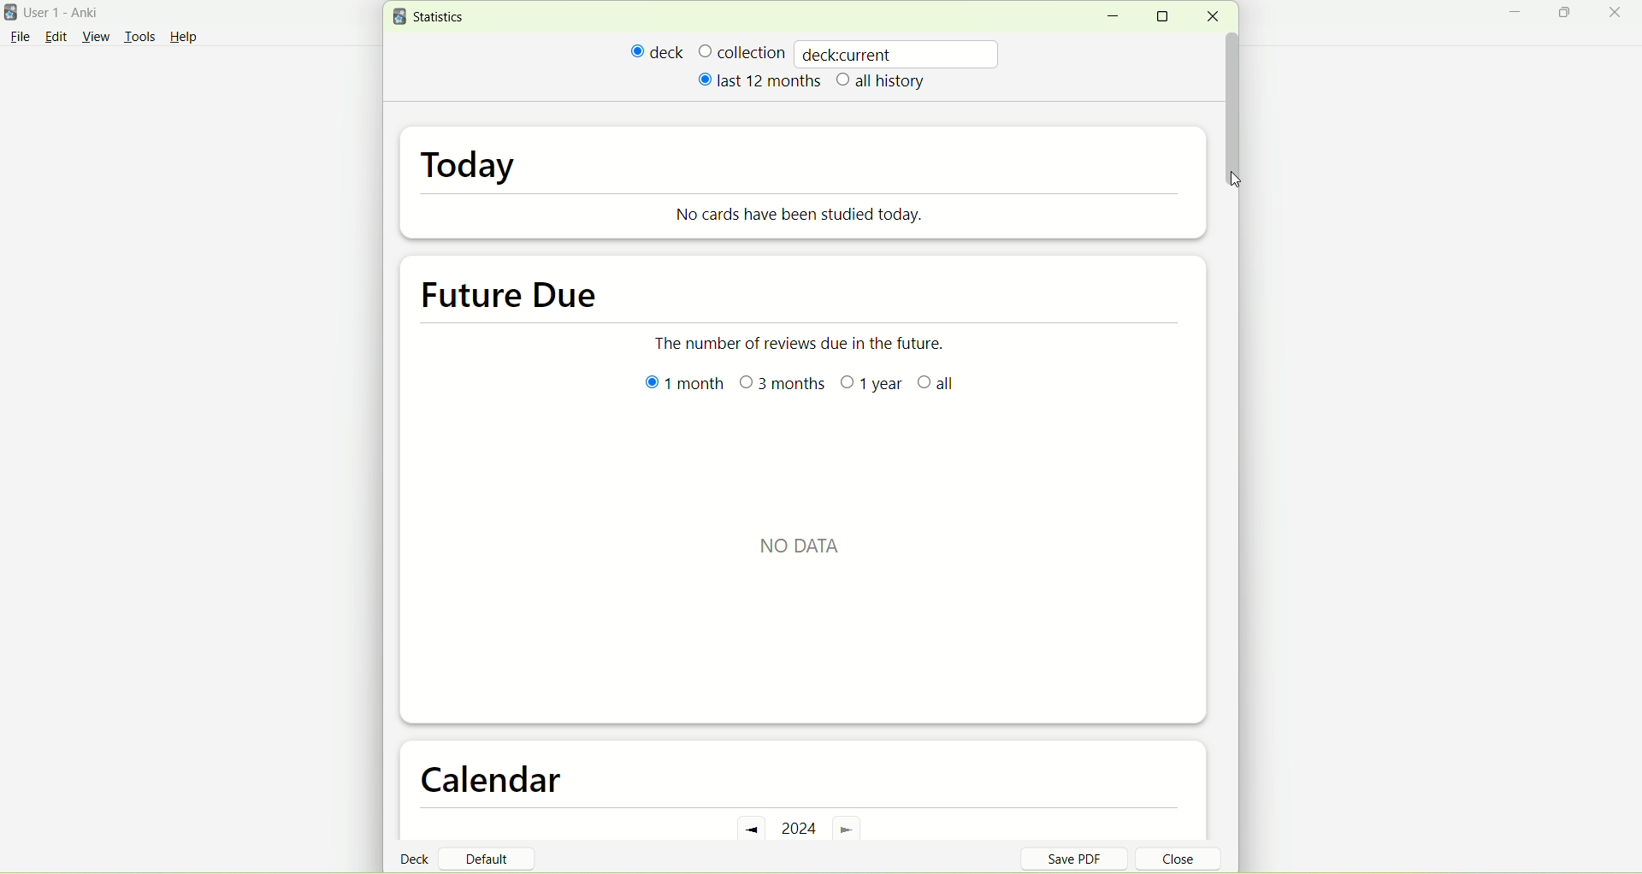 The height and width of the screenshot is (874, 1642). What do you see at coordinates (433, 17) in the screenshot?
I see `statistics` at bounding box center [433, 17].